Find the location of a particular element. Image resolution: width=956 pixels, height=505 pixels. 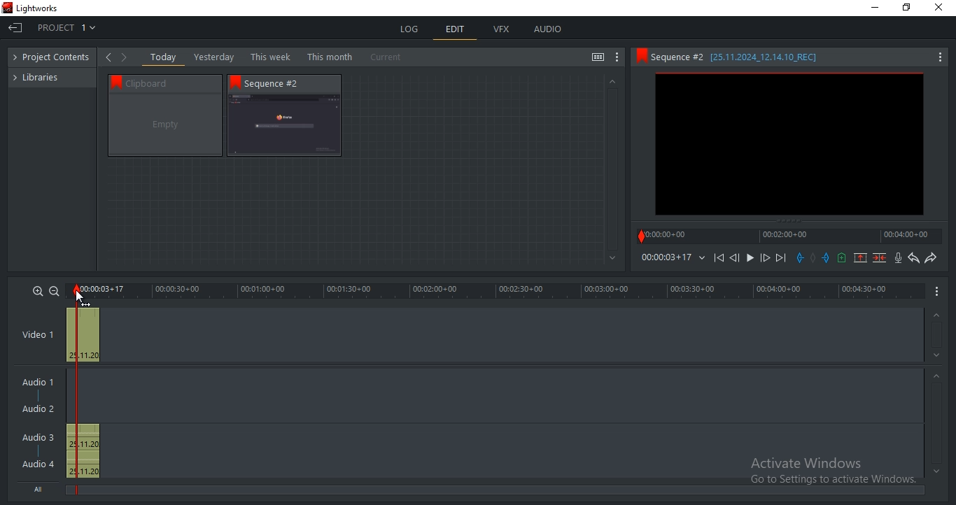

Move forward is located at coordinates (780, 258).